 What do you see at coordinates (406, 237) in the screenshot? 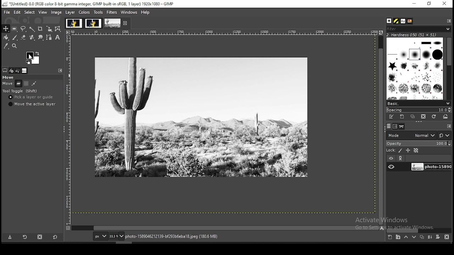
I see `move layer one step up` at bounding box center [406, 237].